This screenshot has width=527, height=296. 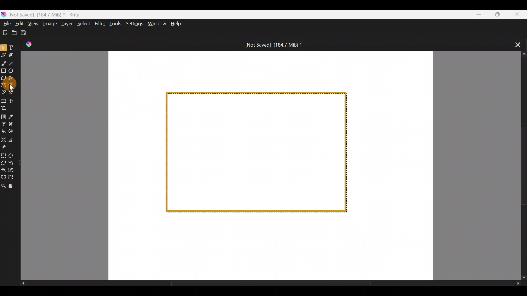 What do you see at coordinates (269, 284) in the screenshot?
I see `Scroll bar` at bounding box center [269, 284].